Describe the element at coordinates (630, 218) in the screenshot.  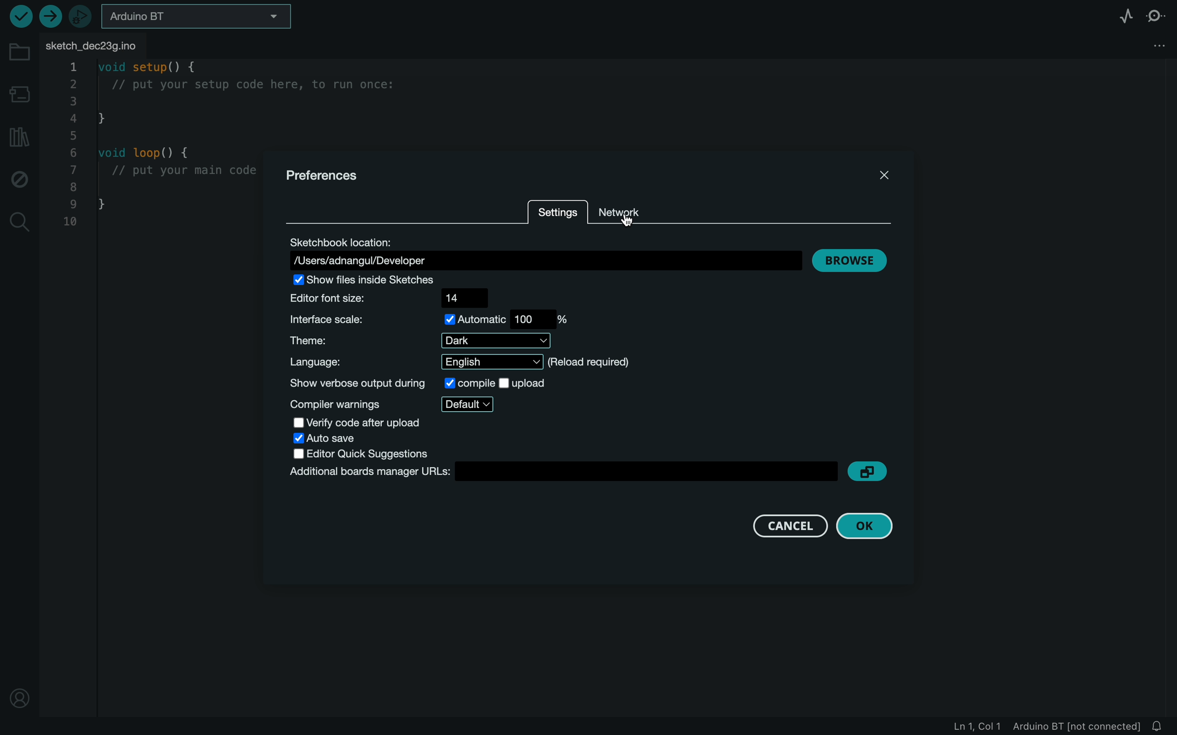
I see `cursor` at that location.